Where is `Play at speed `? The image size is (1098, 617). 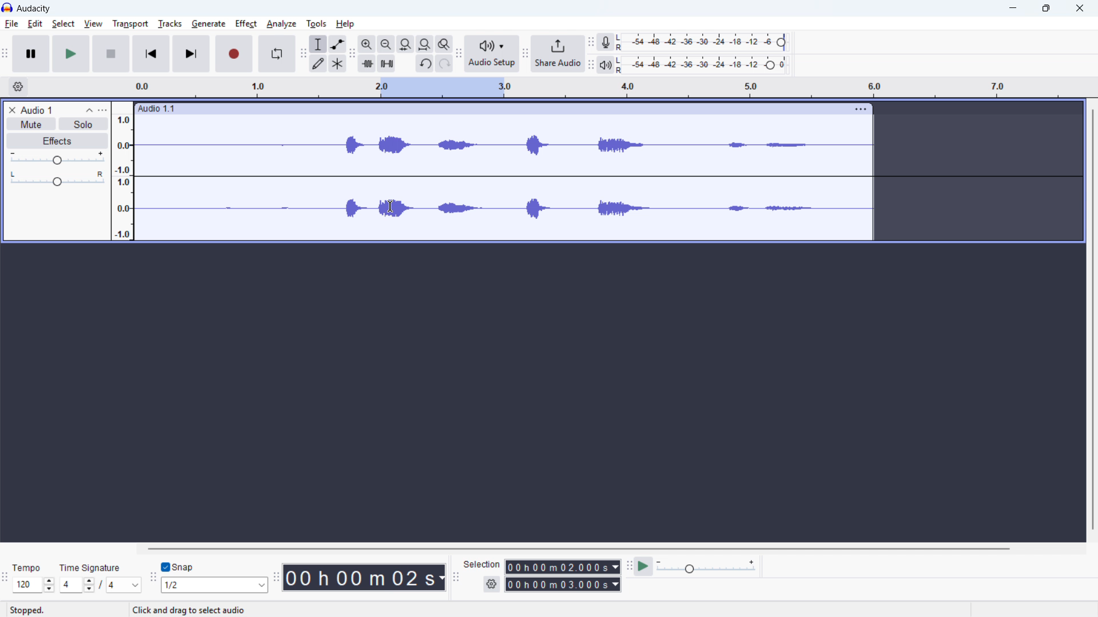 Play at speed  is located at coordinates (644, 566).